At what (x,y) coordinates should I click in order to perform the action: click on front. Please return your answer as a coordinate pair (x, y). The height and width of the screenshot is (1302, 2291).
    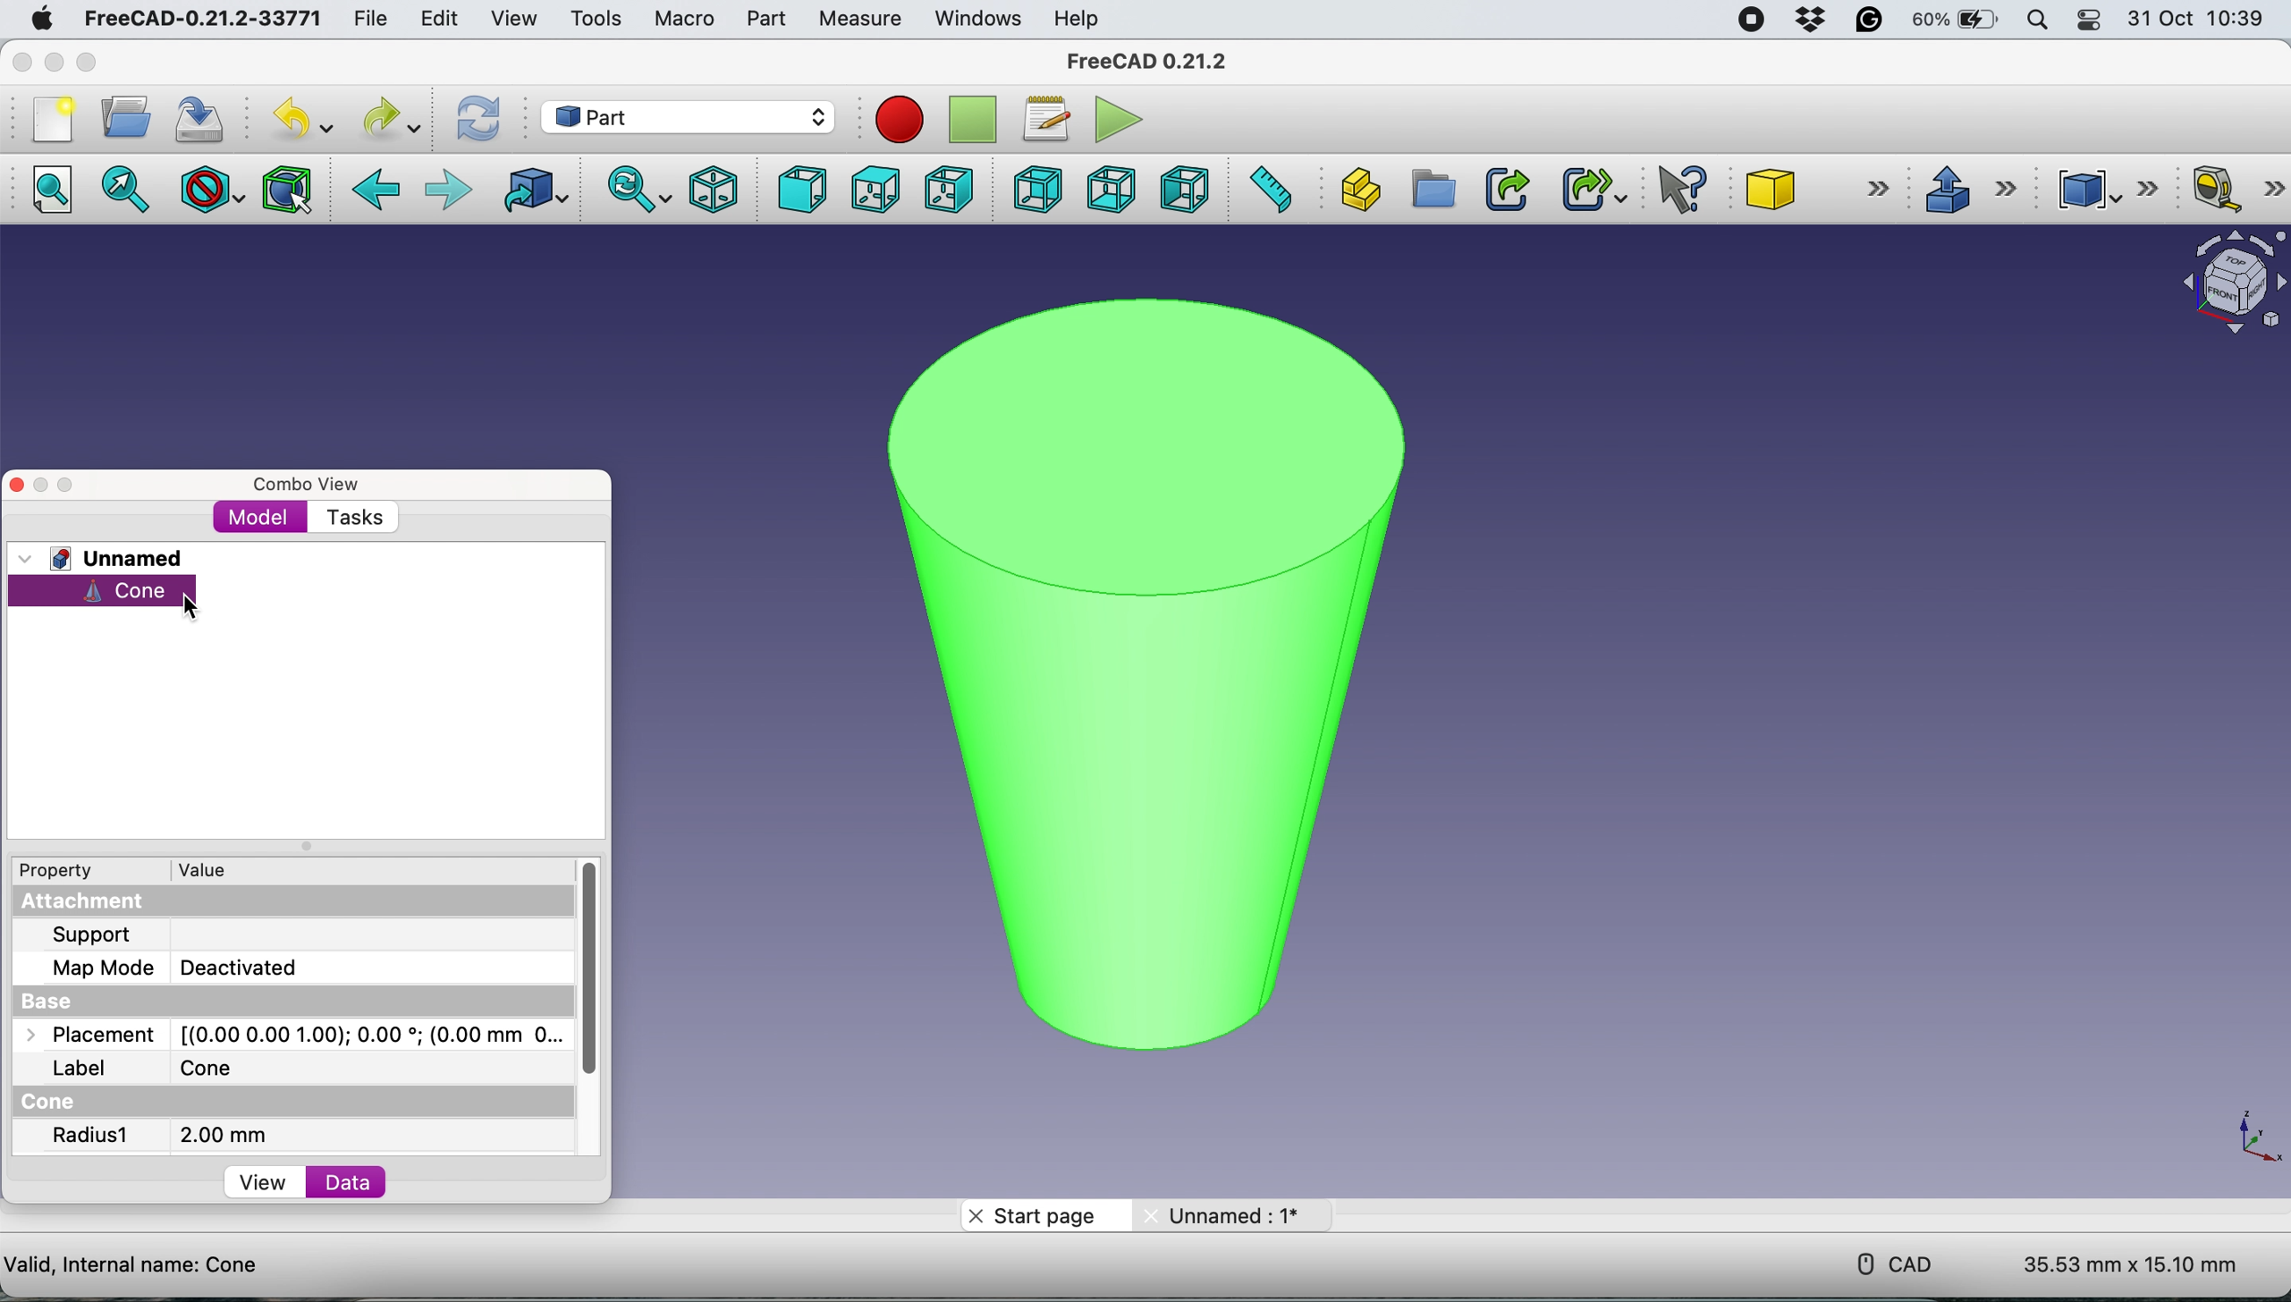
    Looking at the image, I should click on (798, 190).